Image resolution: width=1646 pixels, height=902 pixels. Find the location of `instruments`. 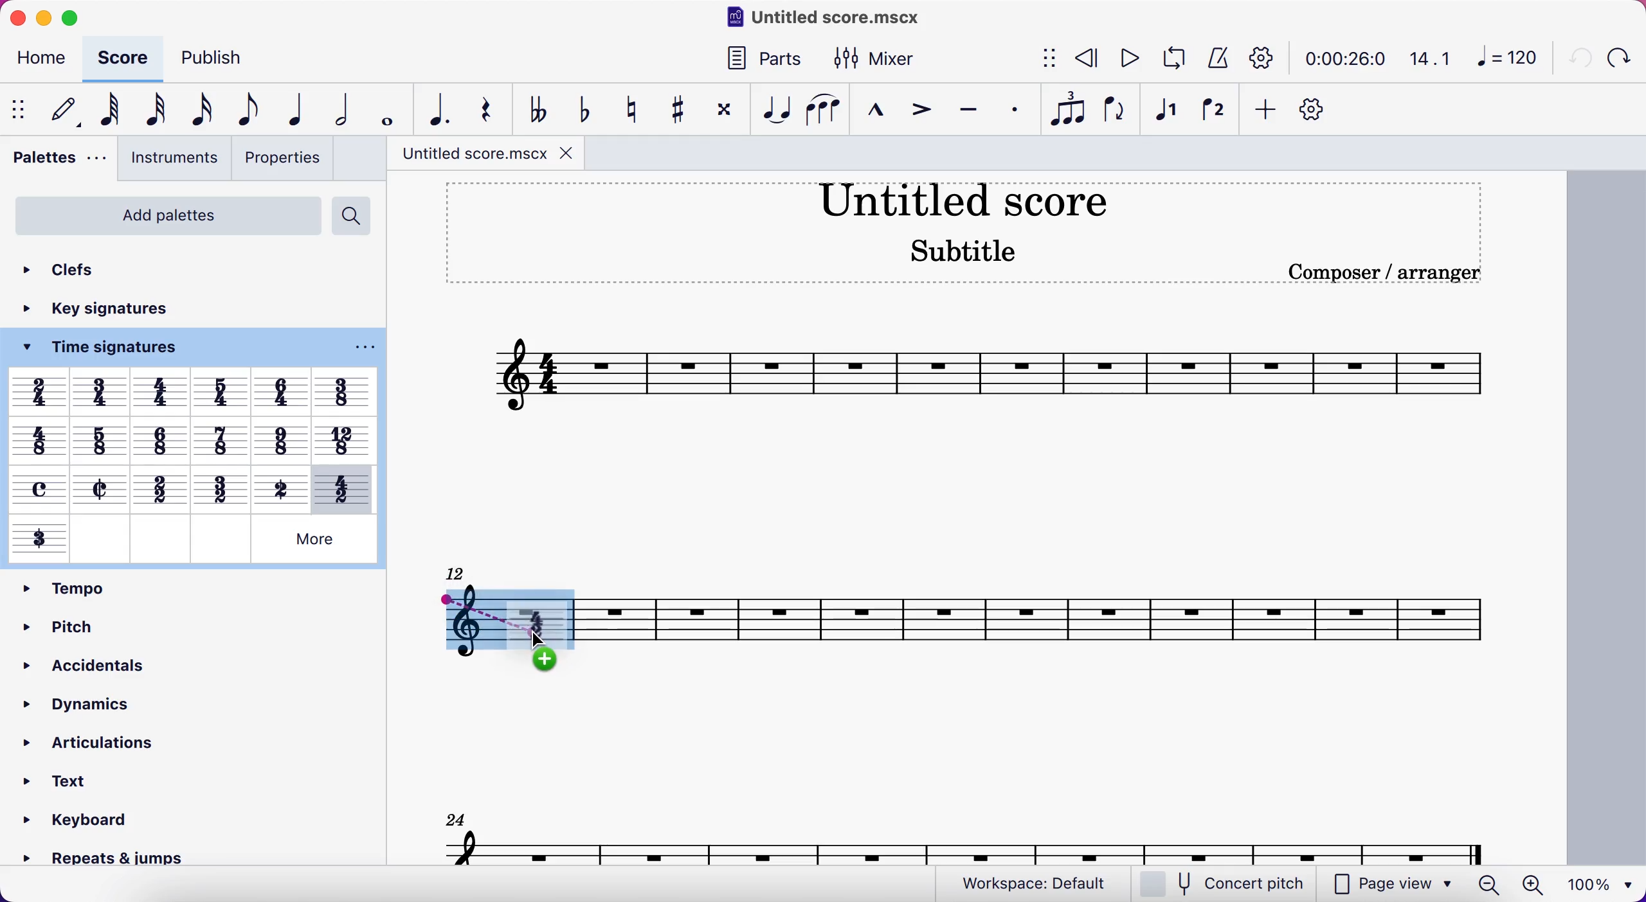

instruments is located at coordinates (173, 161).